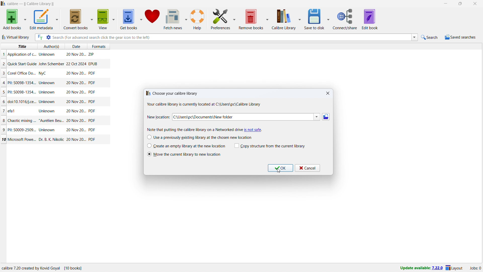 The height and width of the screenshot is (272, 483). Describe the element at coordinates (76, 92) in the screenshot. I see `Date` at that location.